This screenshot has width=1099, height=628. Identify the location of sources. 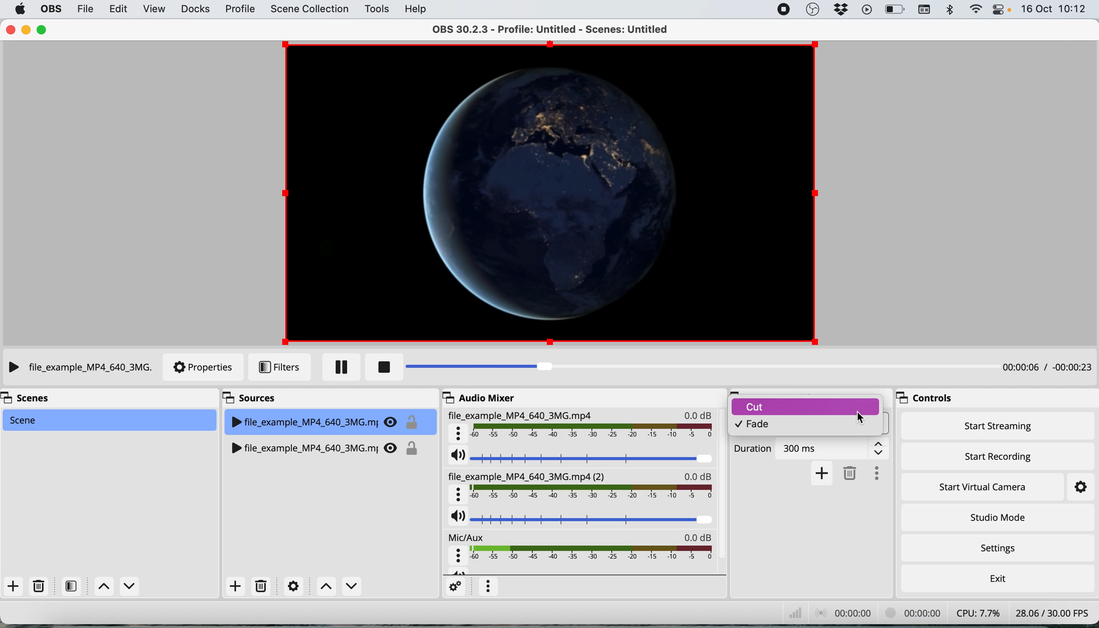
(254, 396).